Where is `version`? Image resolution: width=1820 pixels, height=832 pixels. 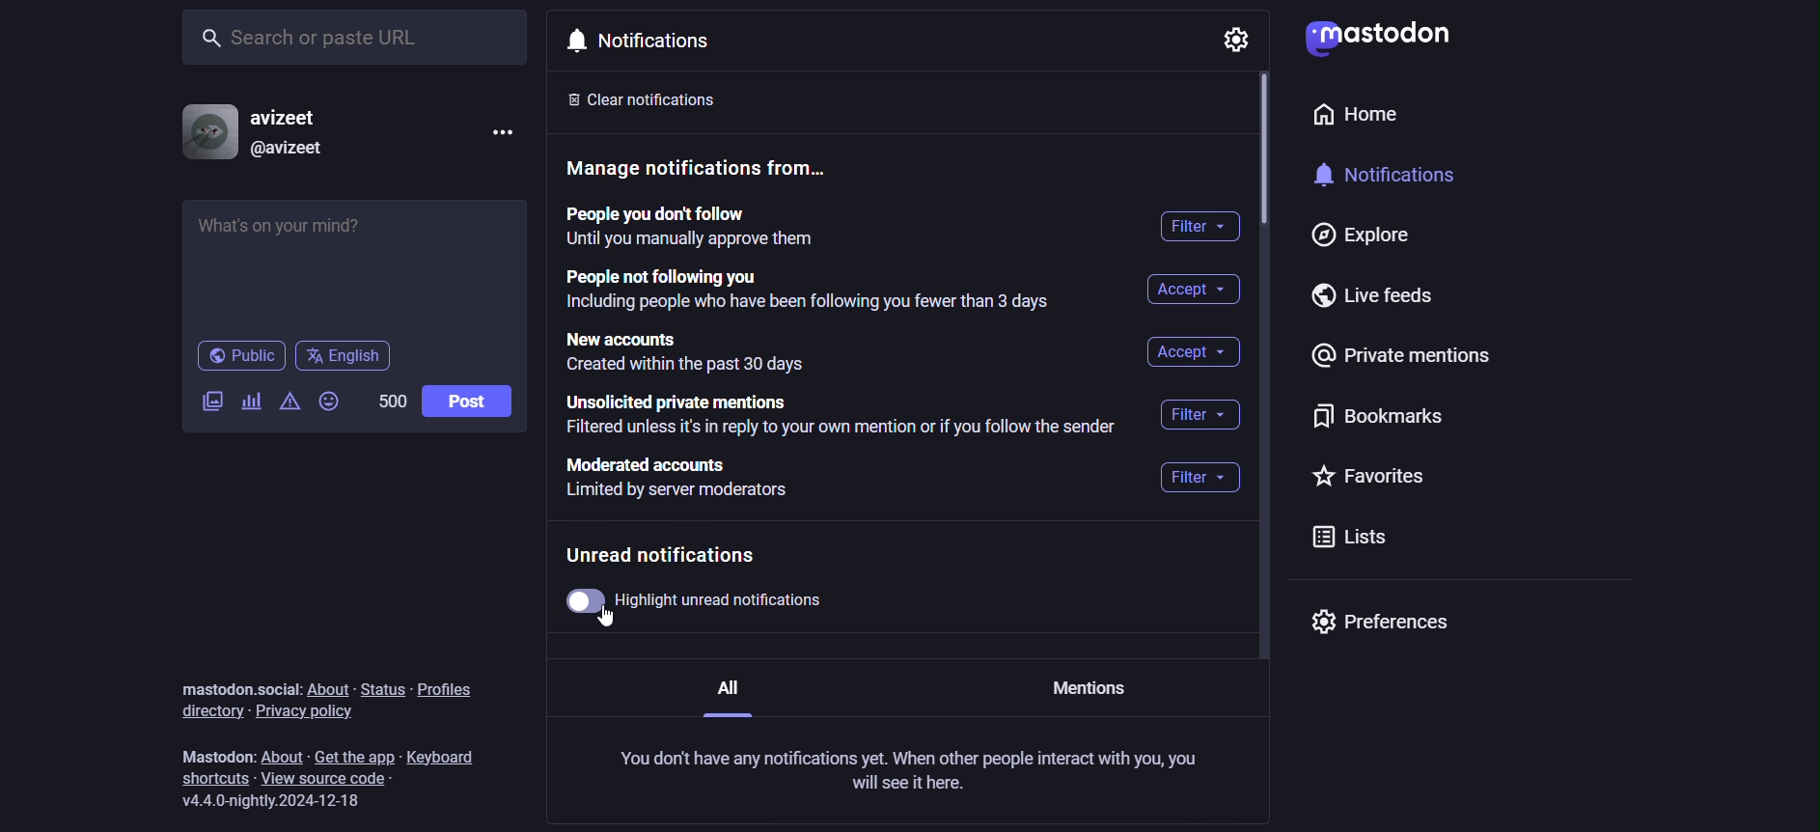
version is located at coordinates (273, 801).